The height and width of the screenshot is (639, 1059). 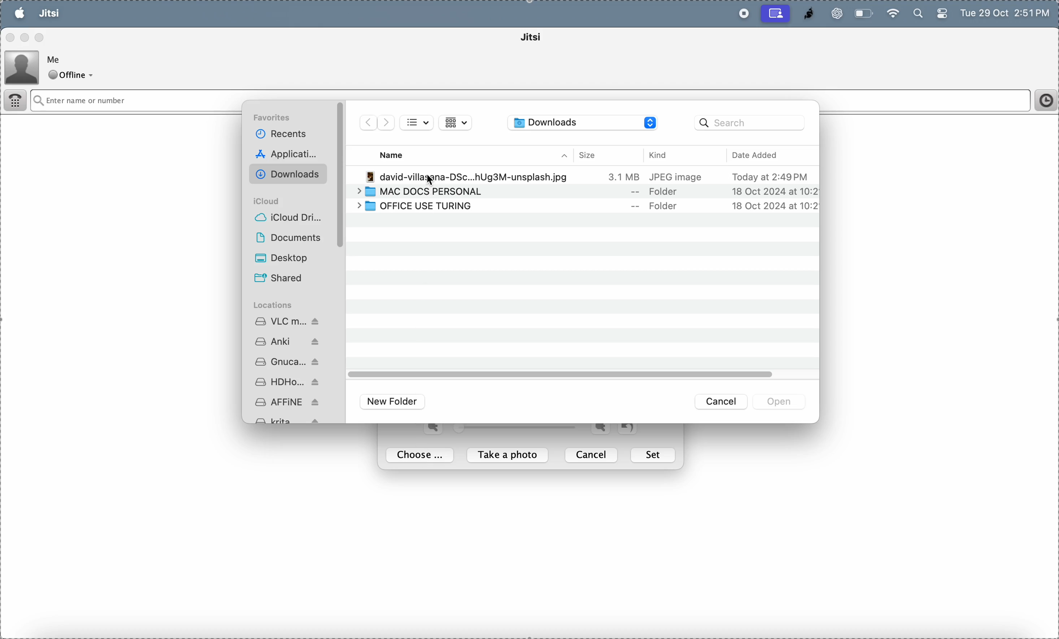 I want to click on cast, so click(x=776, y=13).